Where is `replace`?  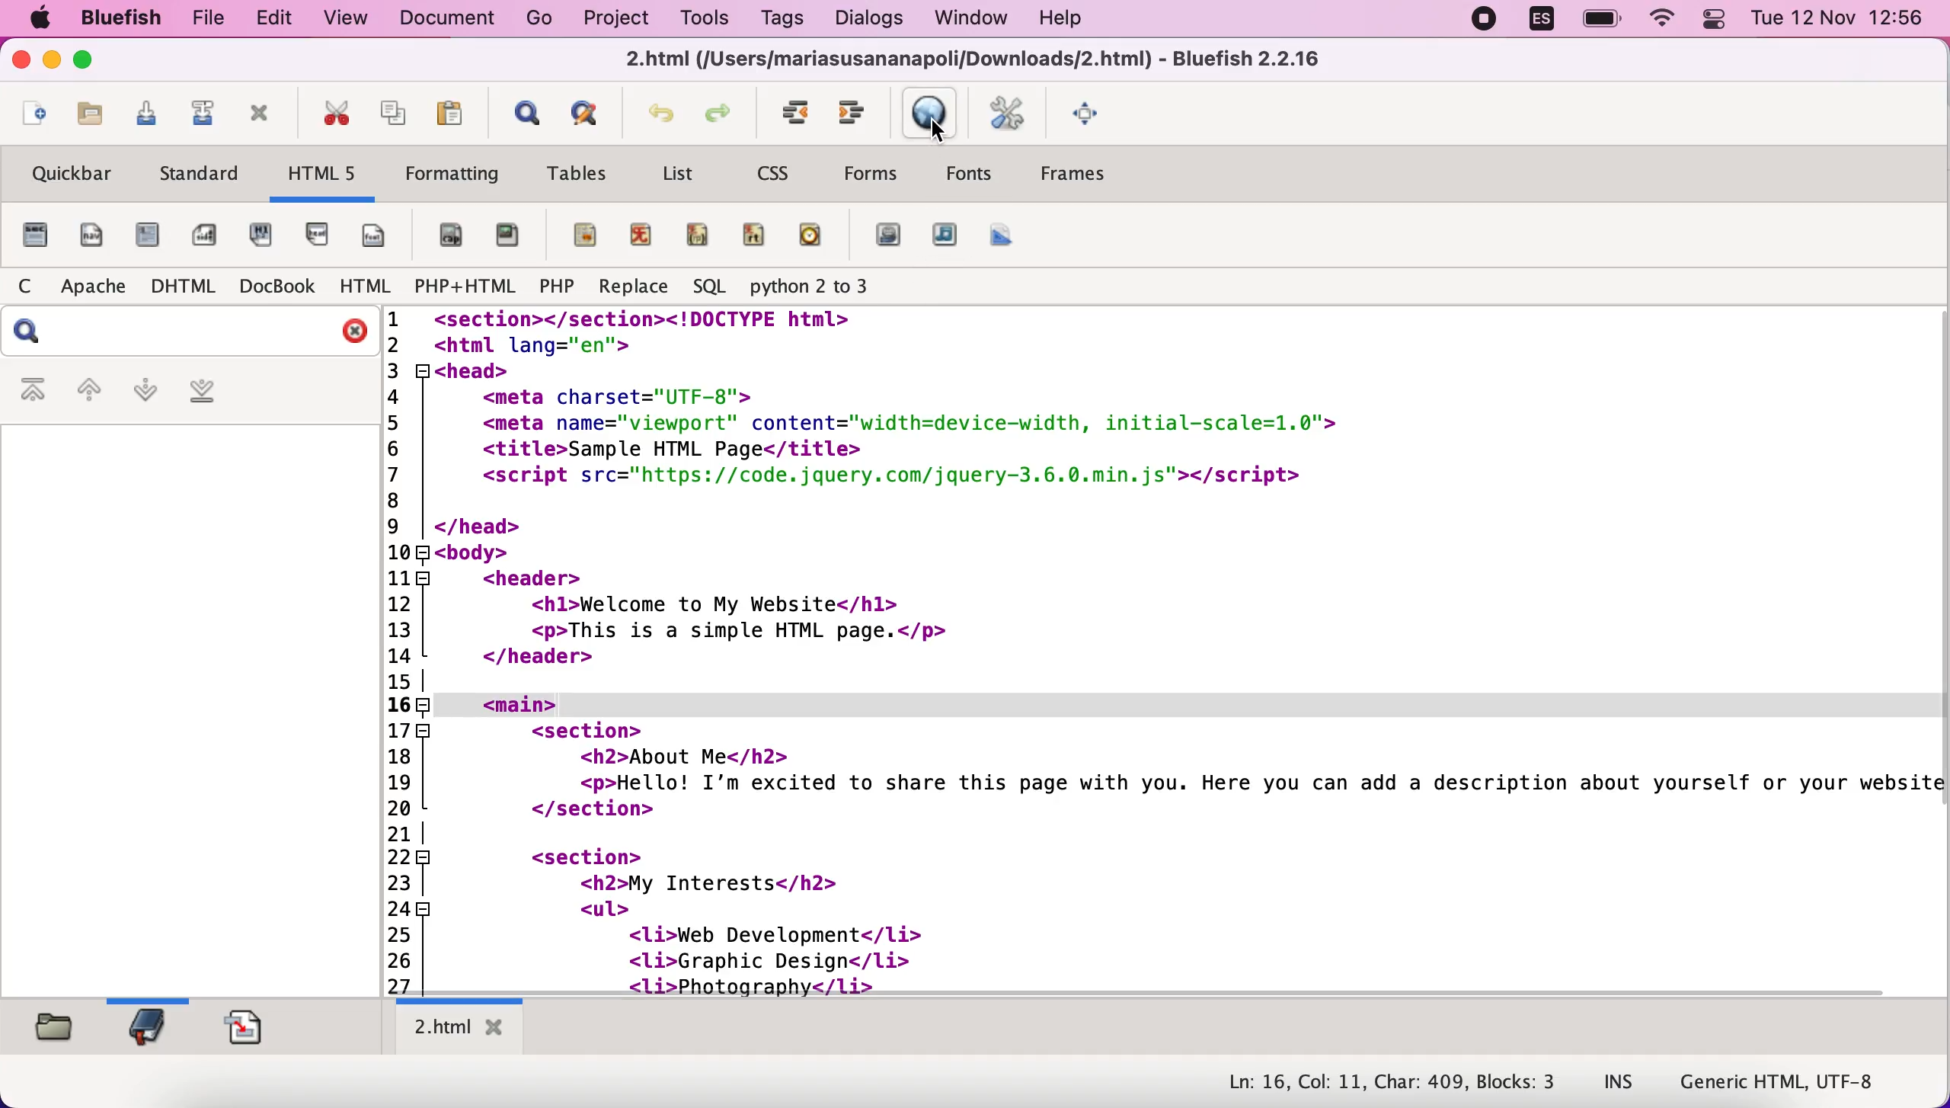
replace is located at coordinates (636, 284).